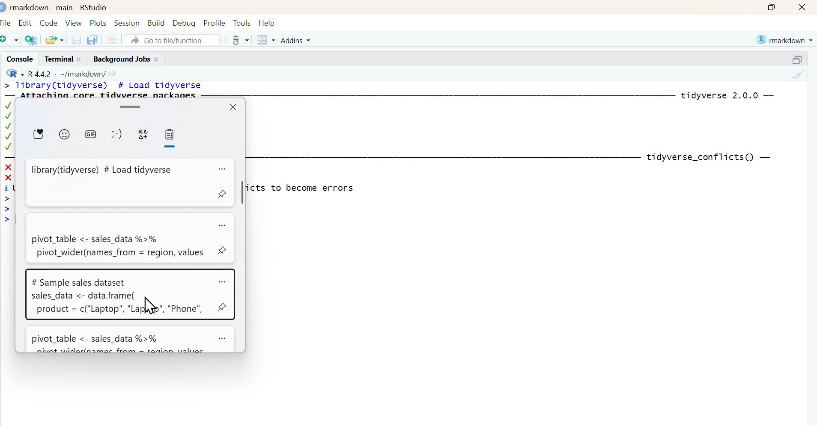 This screenshot has width=817, height=426. I want to click on Help, so click(270, 22).